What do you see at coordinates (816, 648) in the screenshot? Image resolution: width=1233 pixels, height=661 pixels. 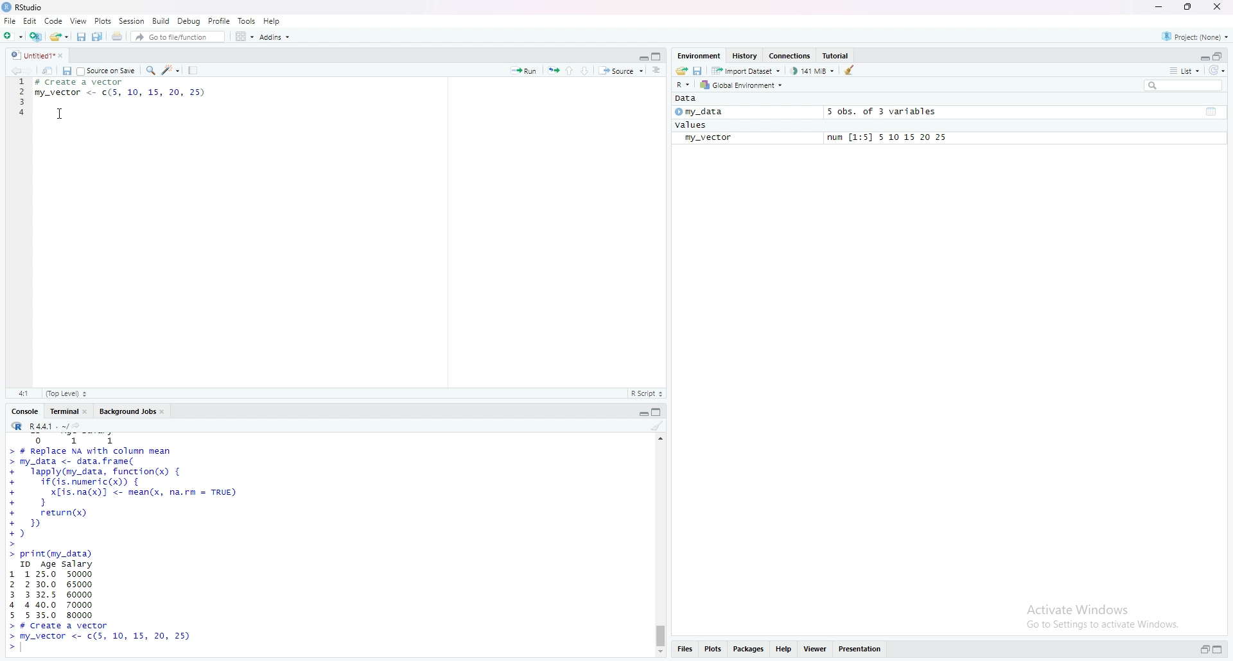 I see `viewer` at bounding box center [816, 648].